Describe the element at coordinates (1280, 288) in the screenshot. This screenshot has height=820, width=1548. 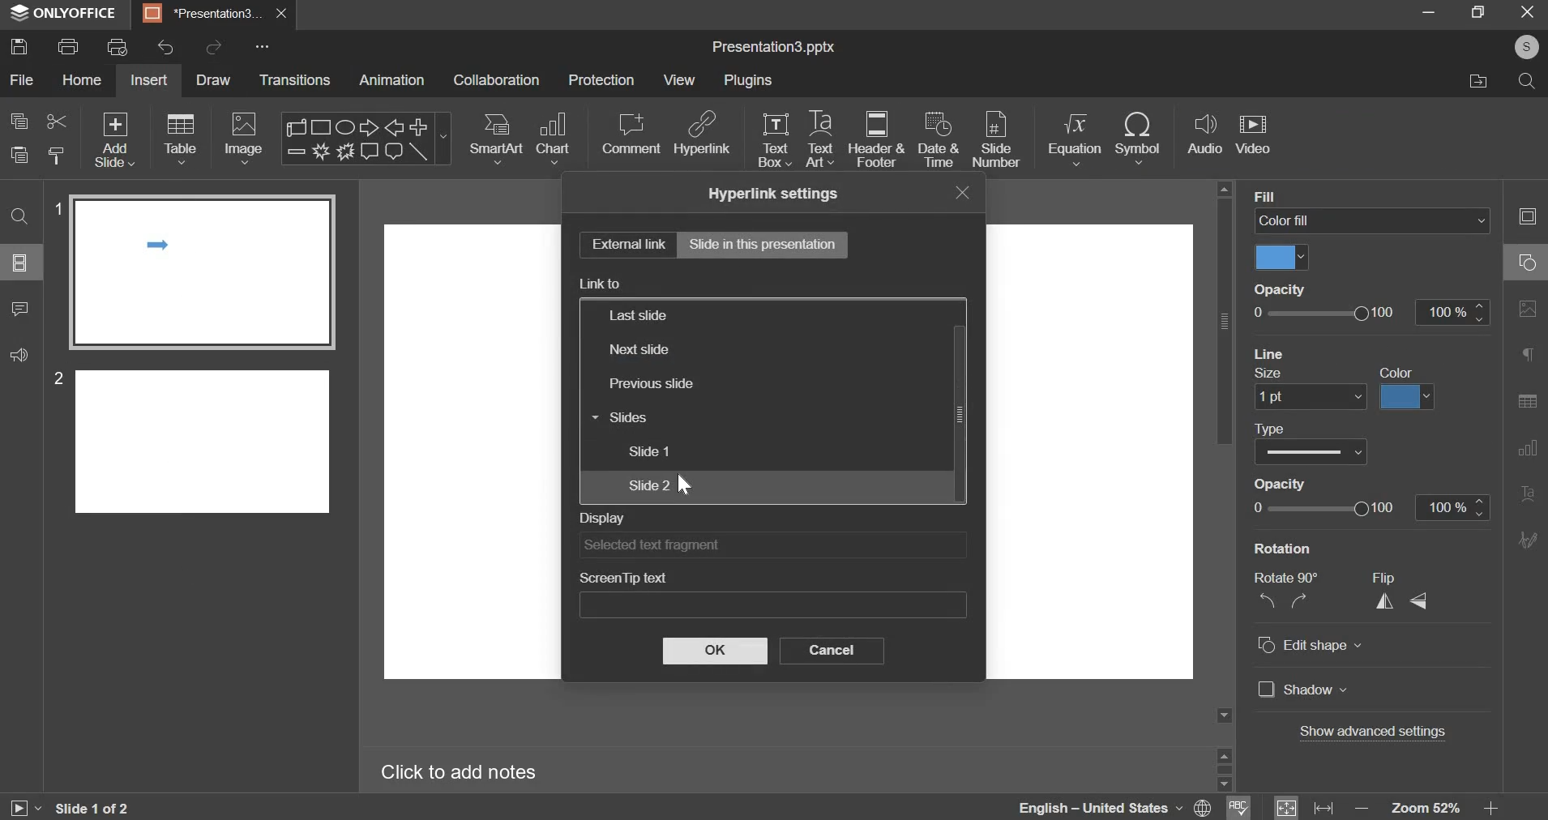
I see `Opacity` at that location.